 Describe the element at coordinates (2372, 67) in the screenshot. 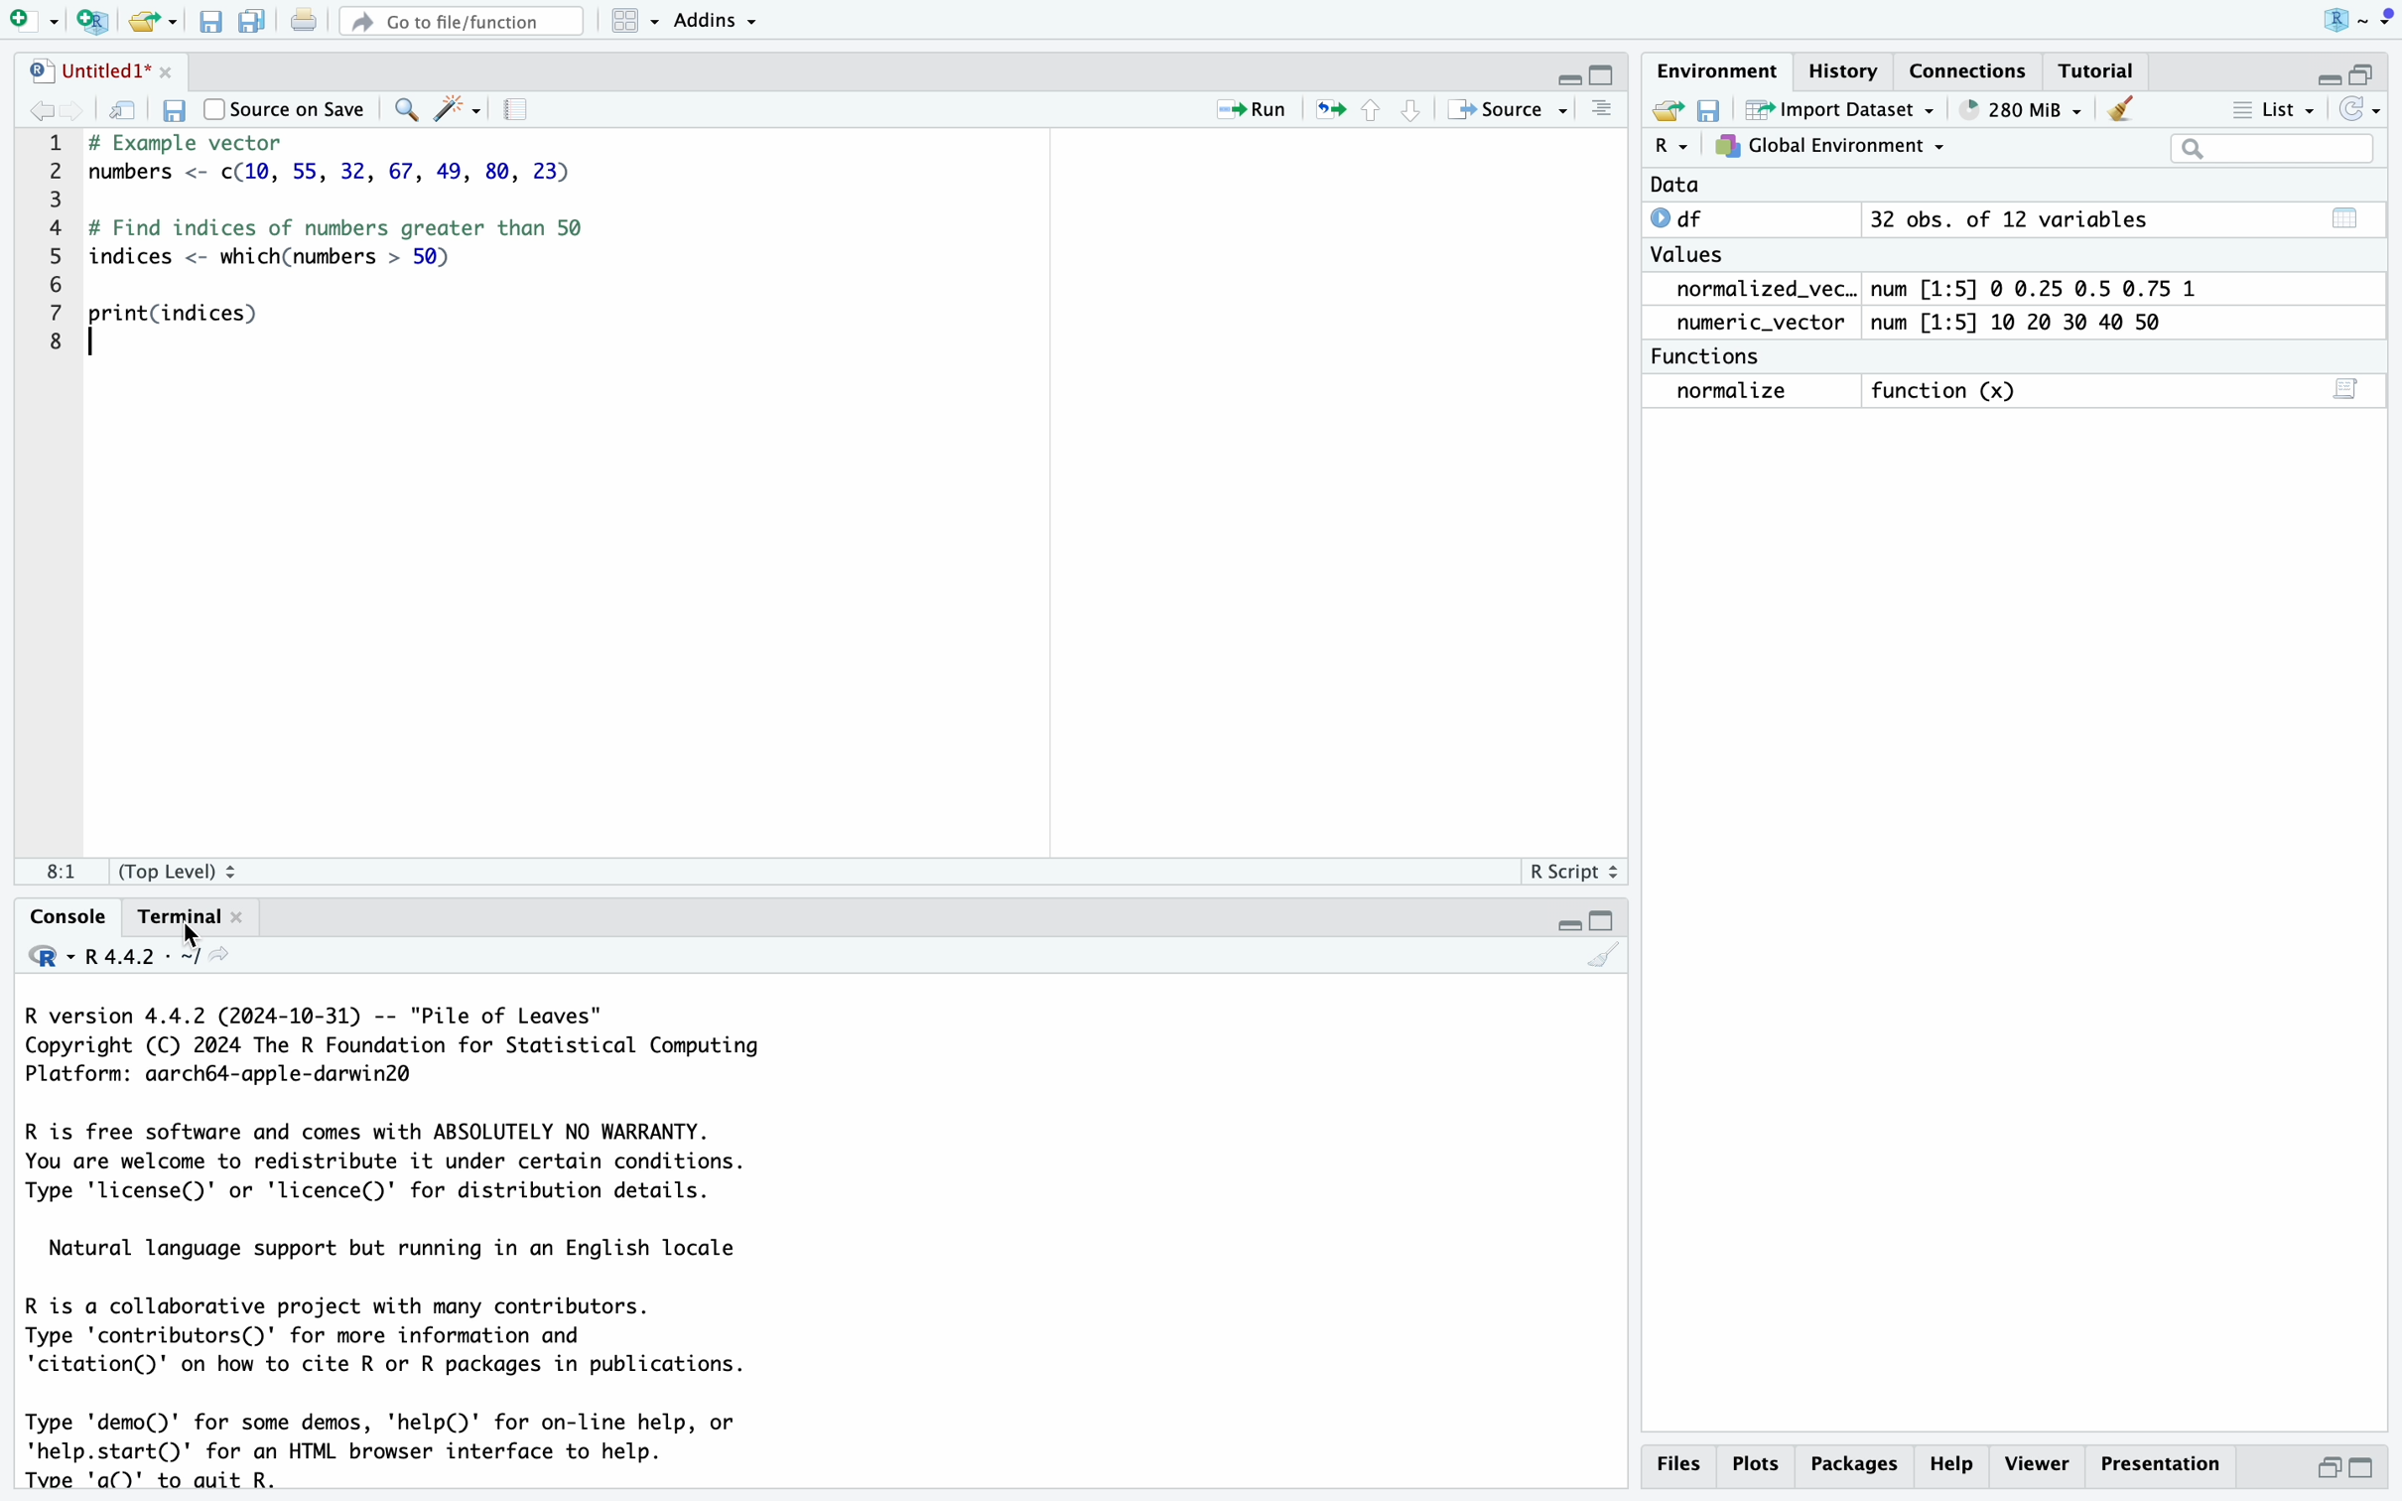

I see `MAXIMISE` at that location.